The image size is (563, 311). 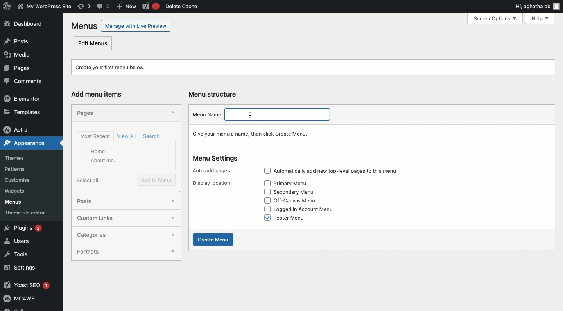 What do you see at coordinates (265, 209) in the screenshot?
I see `Check box` at bounding box center [265, 209].